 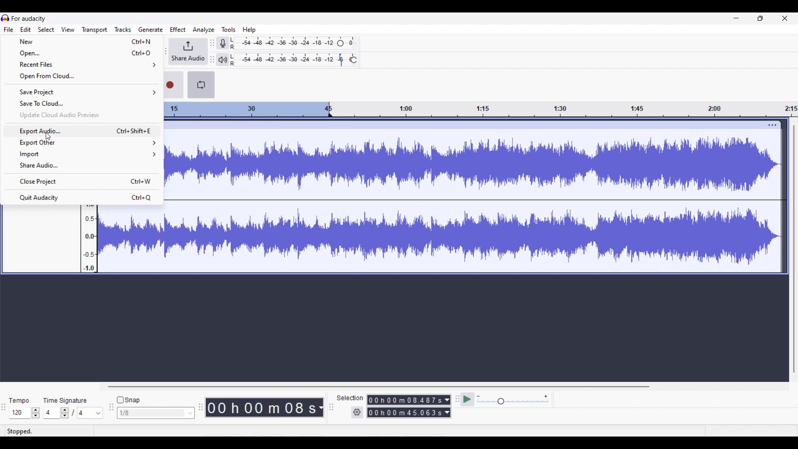 What do you see at coordinates (156, 413) in the screenshot?
I see `Snap options` at bounding box center [156, 413].